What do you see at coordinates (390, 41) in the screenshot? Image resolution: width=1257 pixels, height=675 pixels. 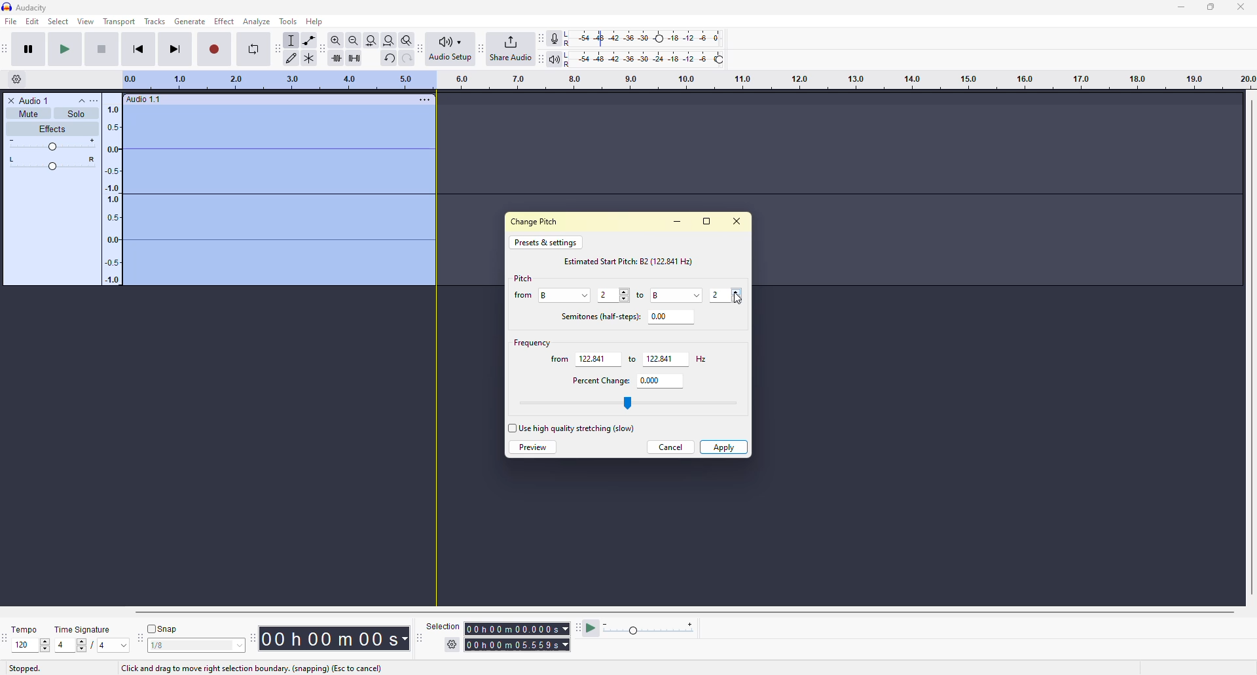 I see `fit project to width` at bounding box center [390, 41].